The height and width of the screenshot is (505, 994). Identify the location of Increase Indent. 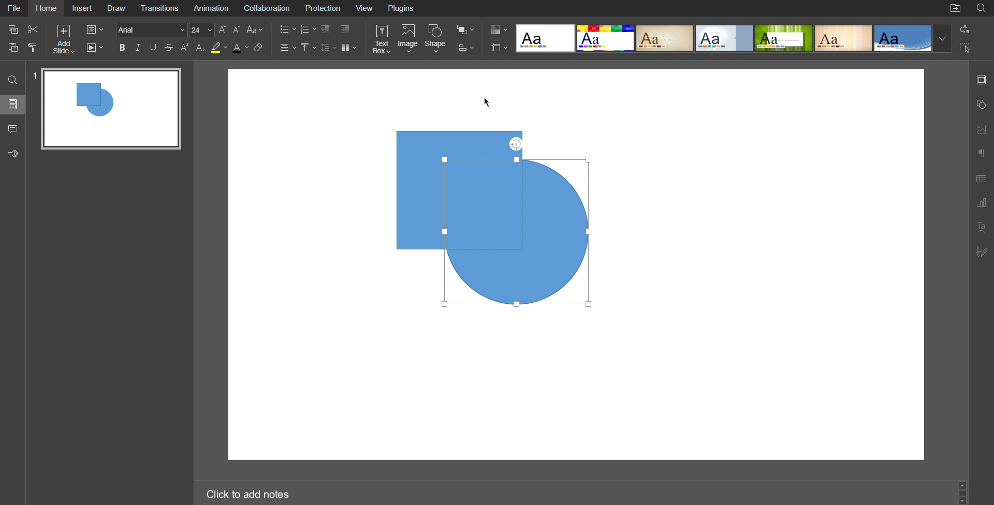
(345, 29).